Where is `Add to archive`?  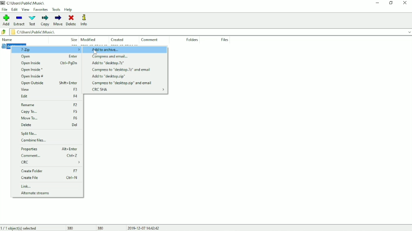 Add to archive is located at coordinates (105, 50).